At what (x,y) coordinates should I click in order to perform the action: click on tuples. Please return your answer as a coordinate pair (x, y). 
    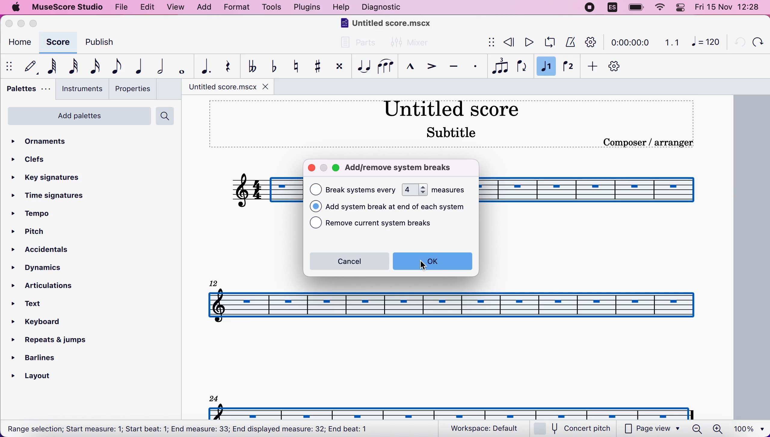
    Looking at the image, I should click on (500, 66).